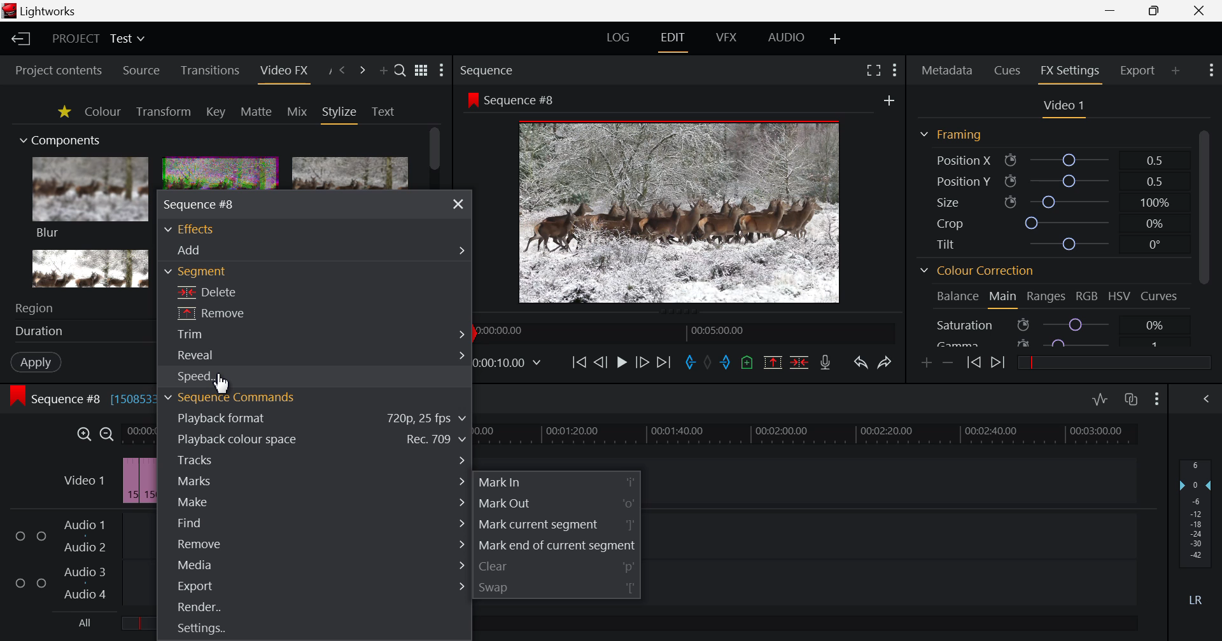 The width and height of the screenshot is (1222, 641). I want to click on Project Timeline Navigator, so click(682, 331).